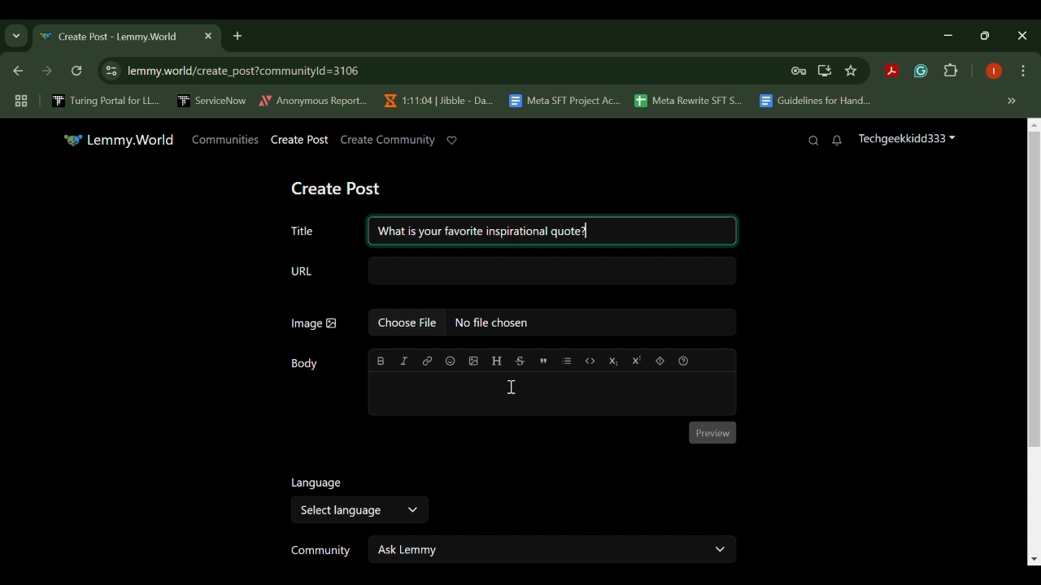 Image resolution: width=1041 pixels, height=585 pixels. Describe the element at coordinates (339, 186) in the screenshot. I see `Create Post` at that location.